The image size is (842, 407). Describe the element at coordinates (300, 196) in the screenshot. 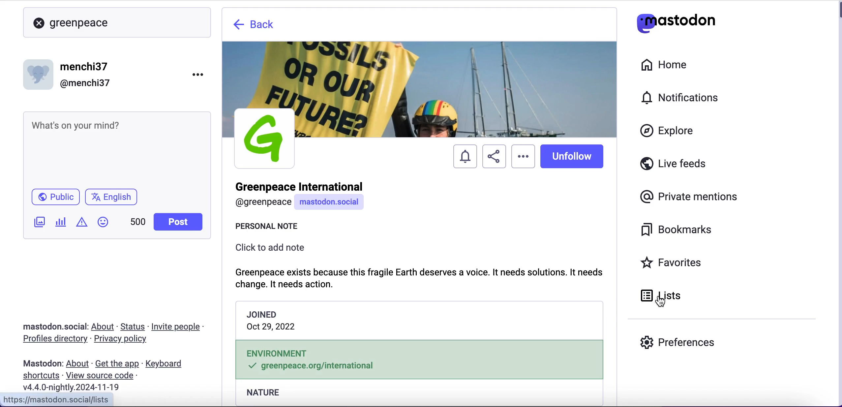

I see `user ` at that location.